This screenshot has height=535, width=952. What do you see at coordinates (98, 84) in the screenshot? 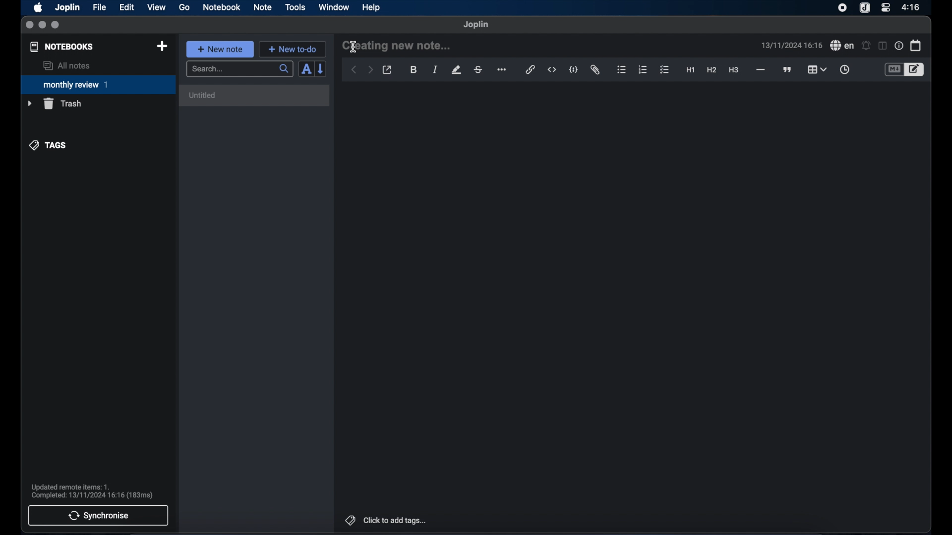
I see `monthly review` at bounding box center [98, 84].